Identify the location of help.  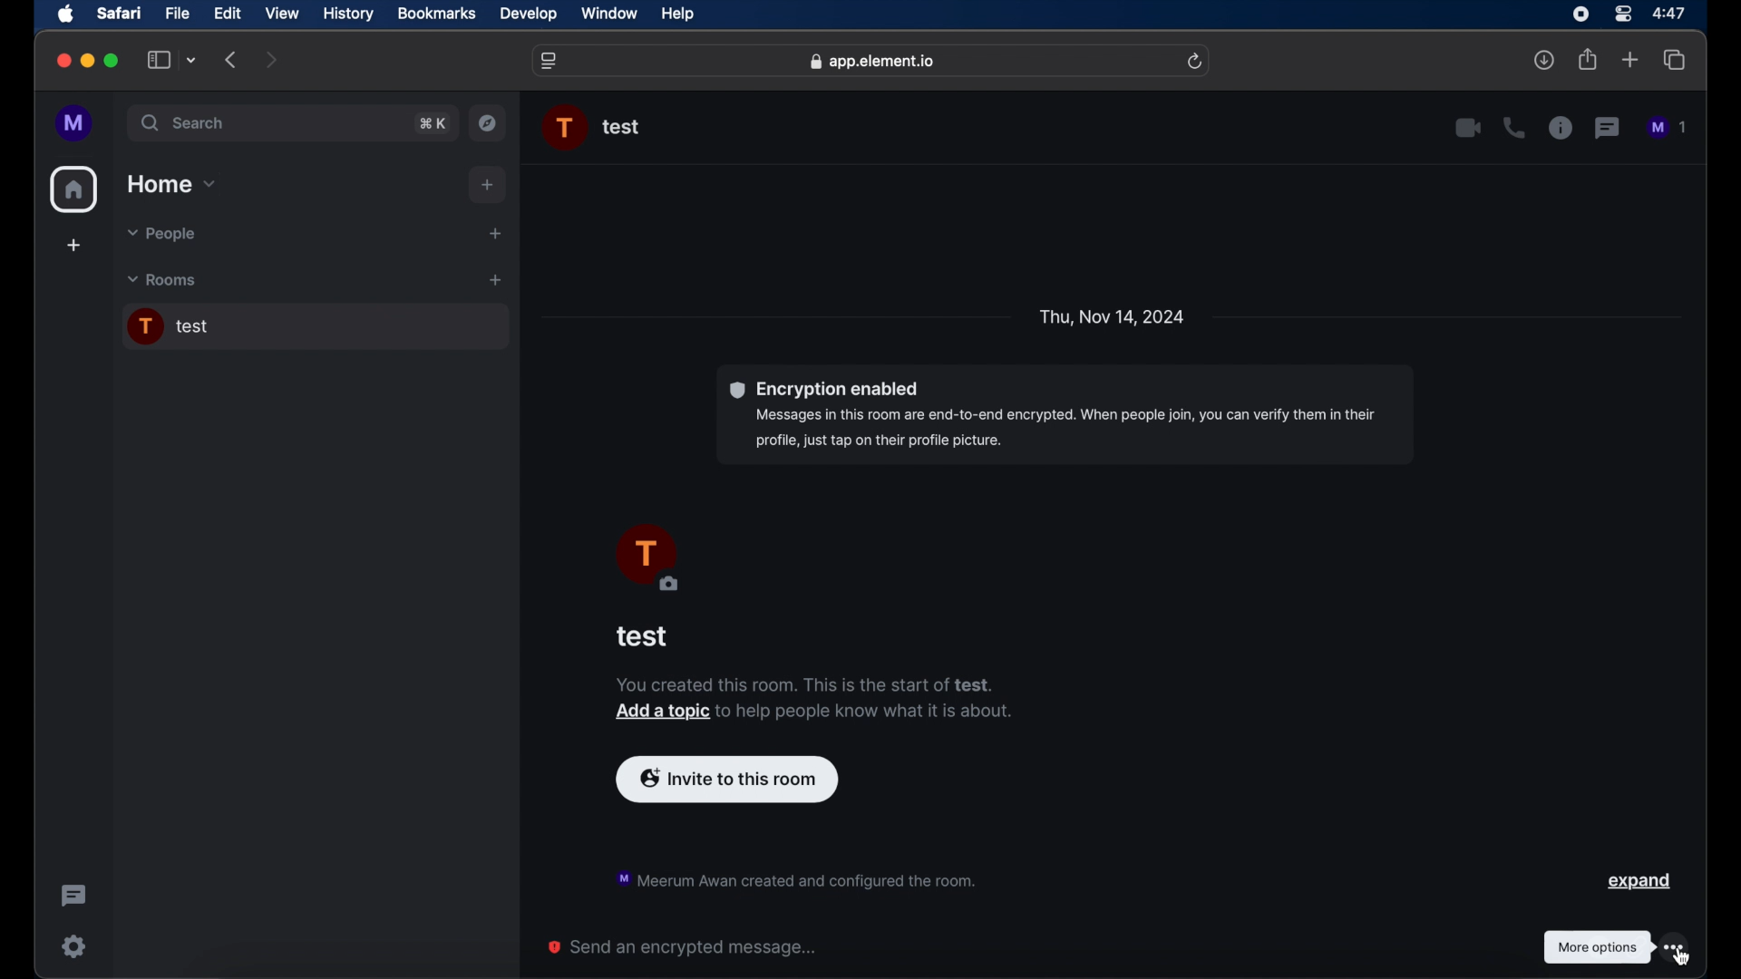
(678, 15).